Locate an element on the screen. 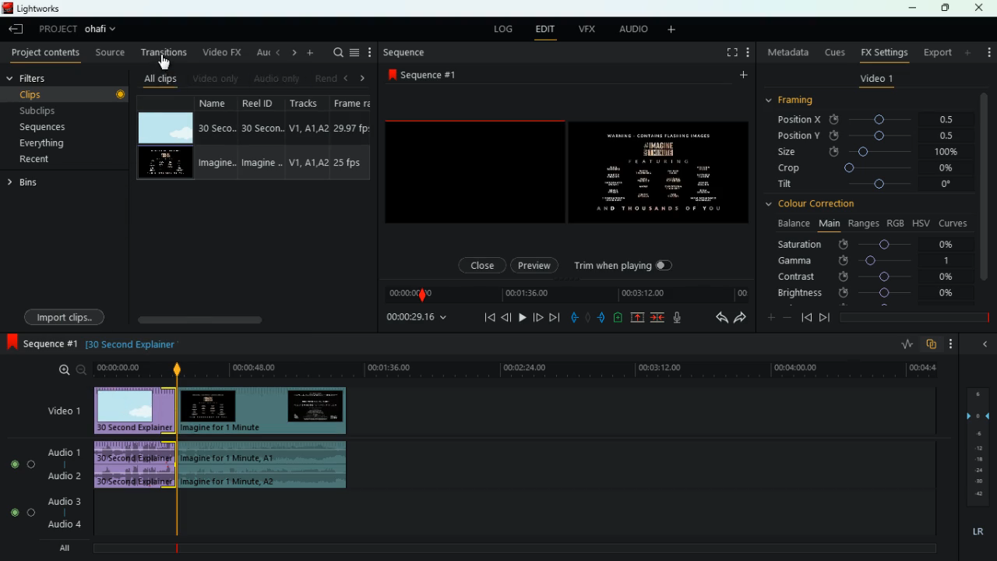 The height and width of the screenshot is (561, 997). close is located at coordinates (980, 8).